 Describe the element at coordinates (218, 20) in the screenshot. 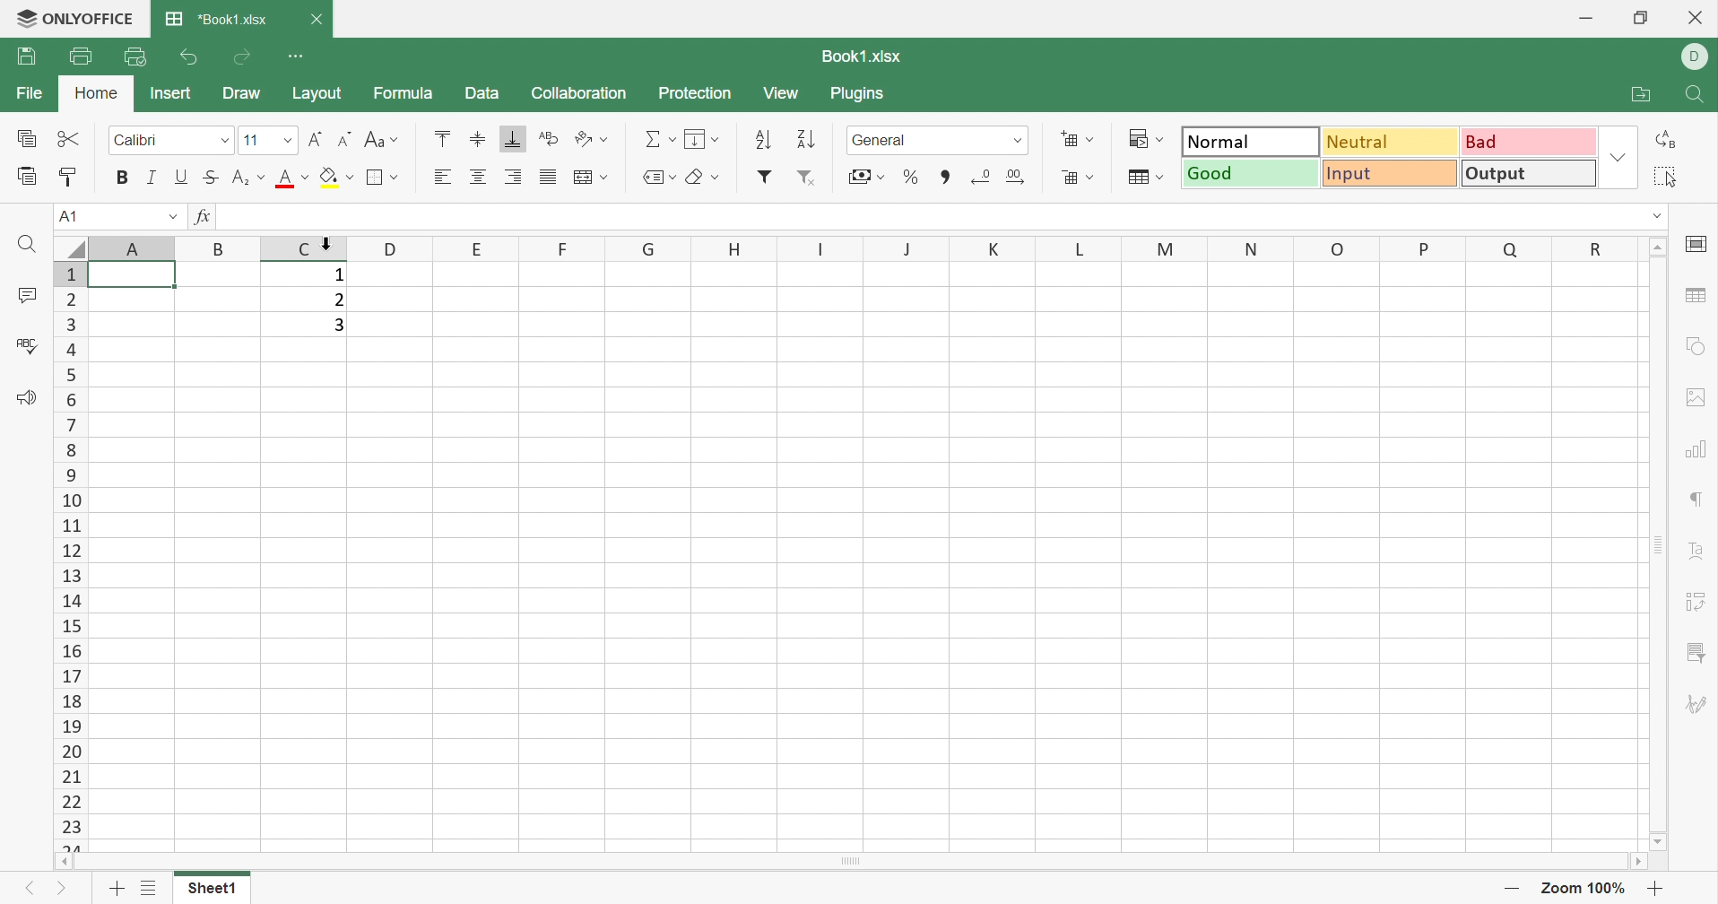

I see `*Book1.xlsx` at that location.